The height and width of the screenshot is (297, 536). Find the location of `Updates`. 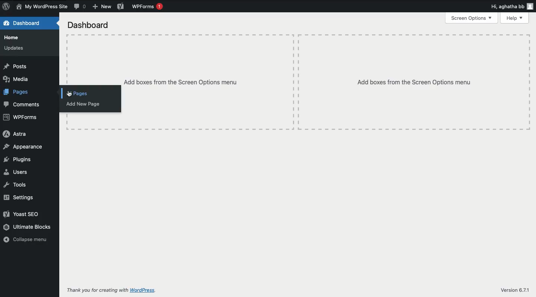

Updates is located at coordinates (15, 47).